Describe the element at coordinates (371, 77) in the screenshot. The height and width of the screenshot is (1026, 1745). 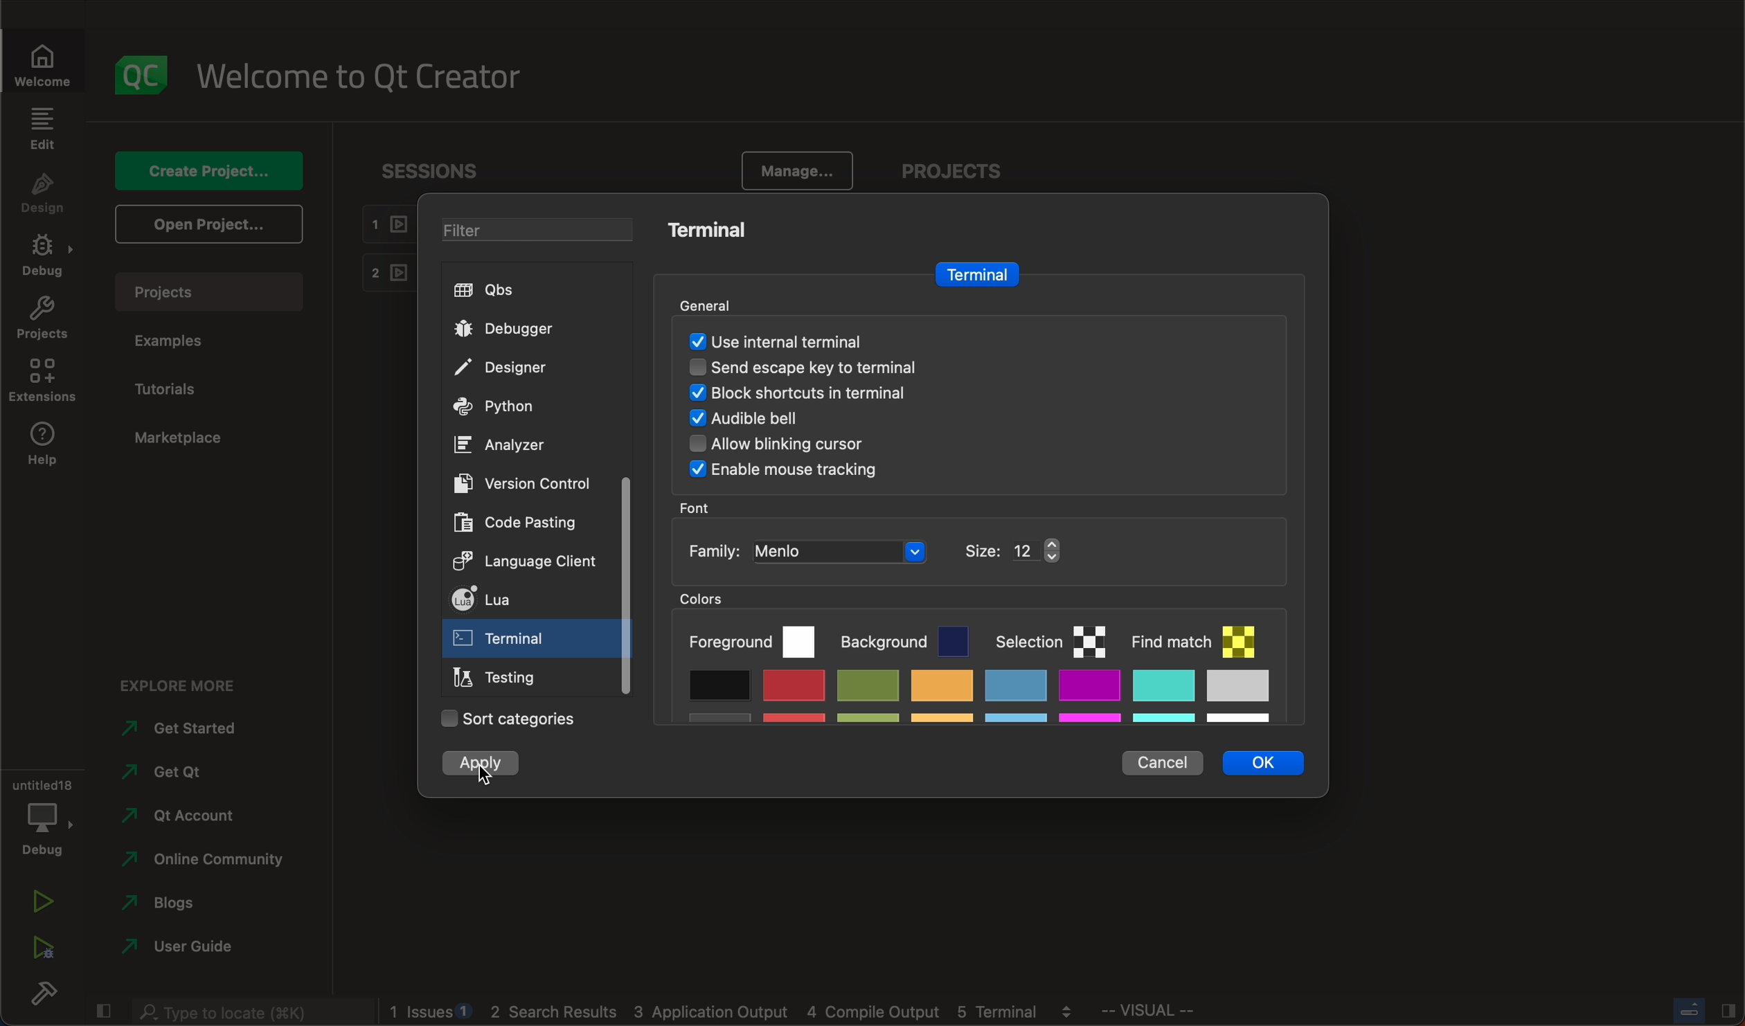
I see `welcome ` at that location.